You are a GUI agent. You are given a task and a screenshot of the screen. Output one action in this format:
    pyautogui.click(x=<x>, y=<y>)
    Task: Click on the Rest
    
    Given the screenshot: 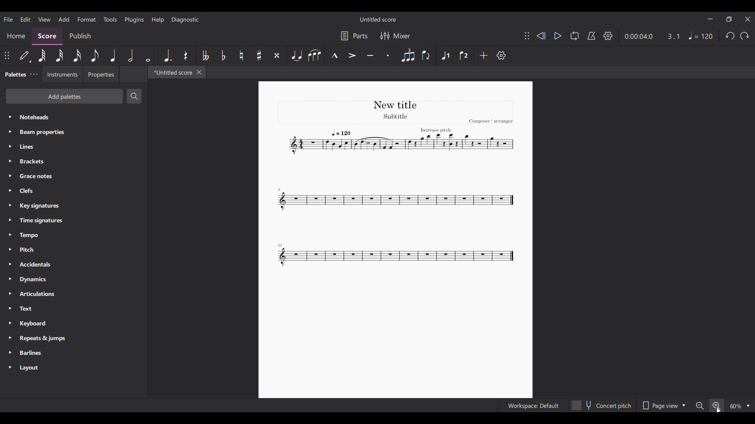 What is the action you would take?
    pyautogui.click(x=186, y=55)
    